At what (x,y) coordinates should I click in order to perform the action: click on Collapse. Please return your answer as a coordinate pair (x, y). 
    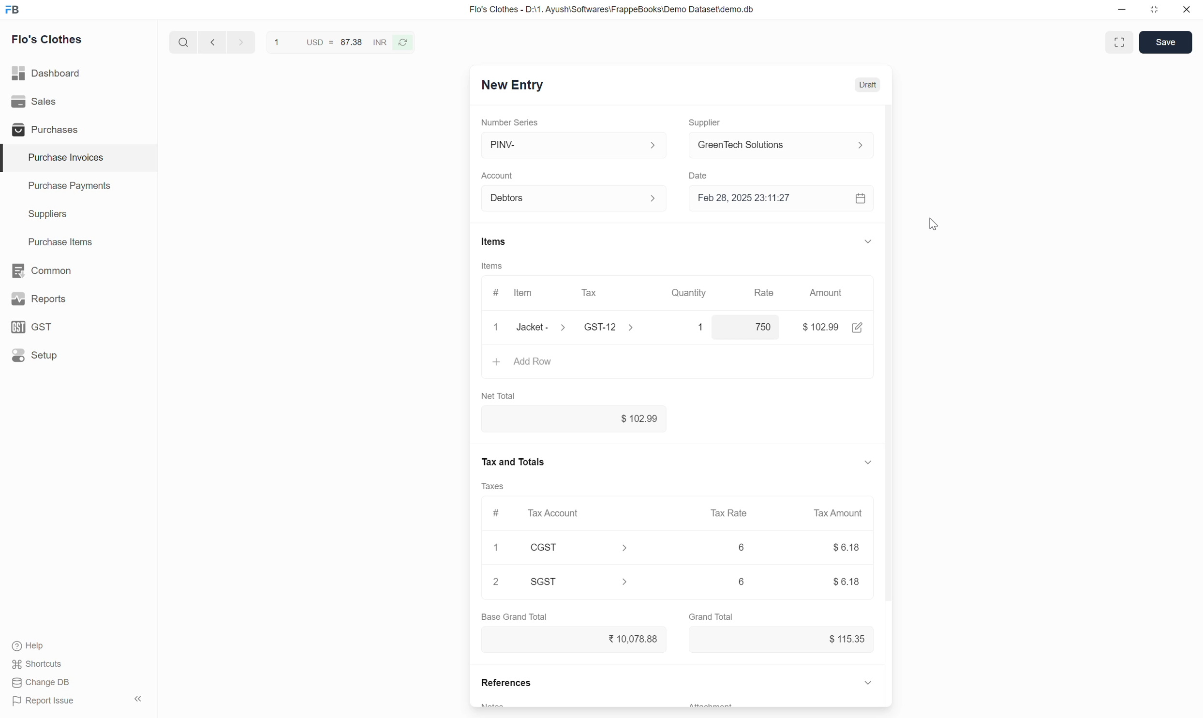
    Looking at the image, I should click on (138, 699).